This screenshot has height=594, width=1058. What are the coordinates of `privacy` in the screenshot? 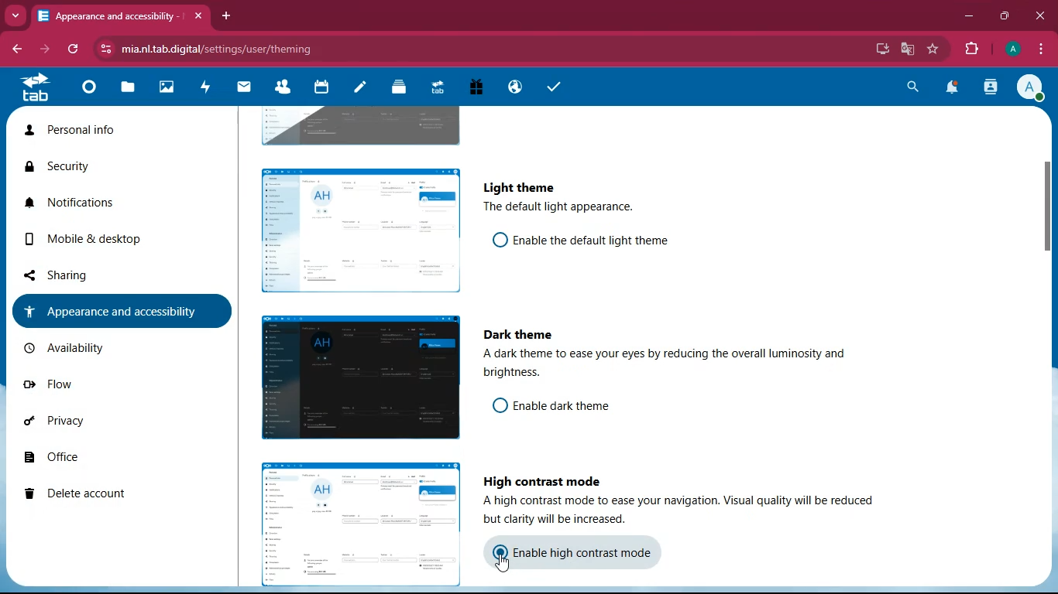 It's located at (91, 426).